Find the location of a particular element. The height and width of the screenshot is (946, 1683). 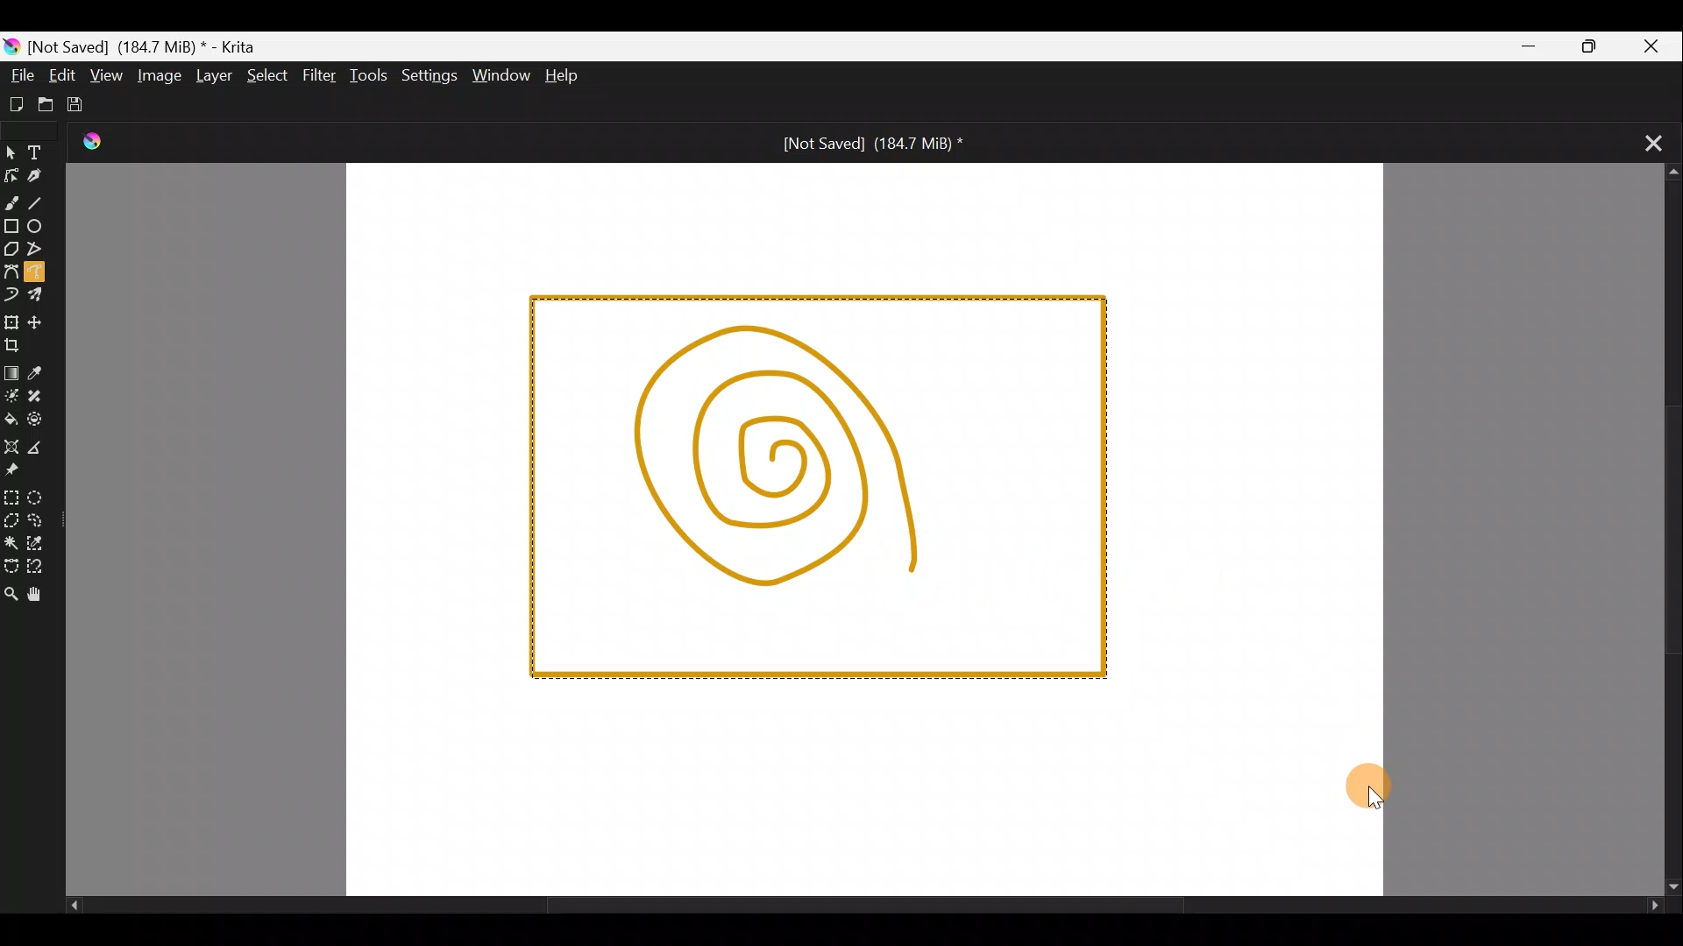

Dynamic brush tool is located at coordinates (11, 295).